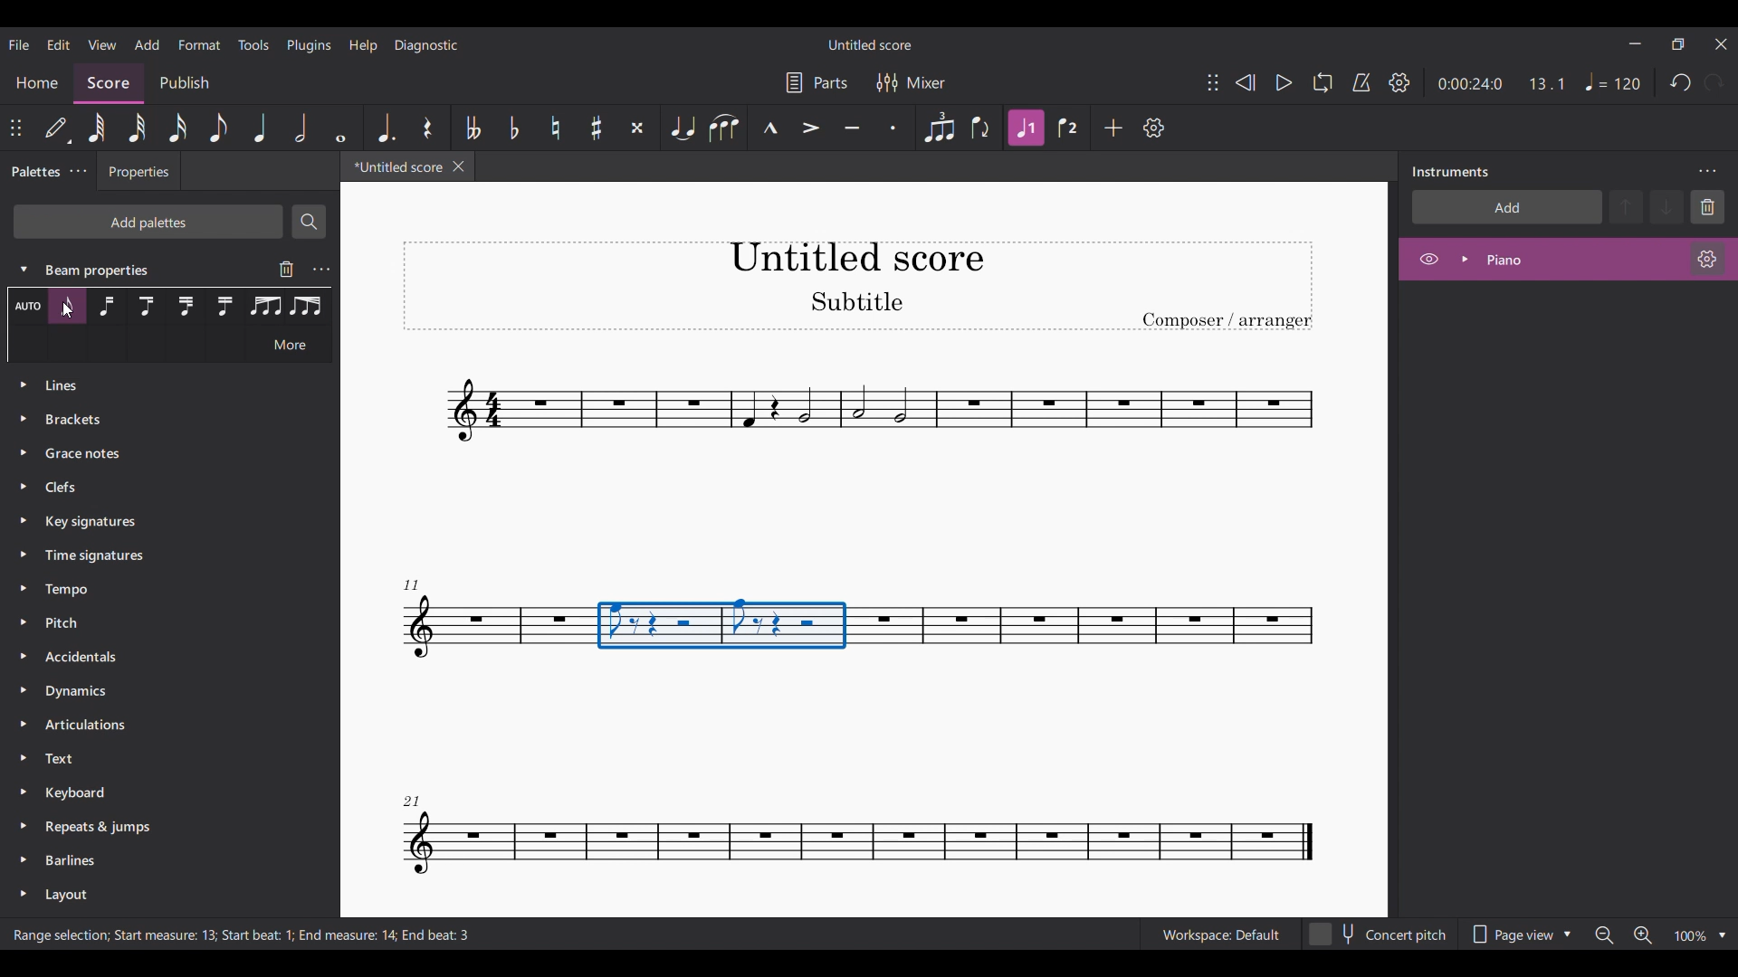 Image resolution: width=1738 pixels, height=977 pixels. I want to click on Manage parts, so click(816, 82).